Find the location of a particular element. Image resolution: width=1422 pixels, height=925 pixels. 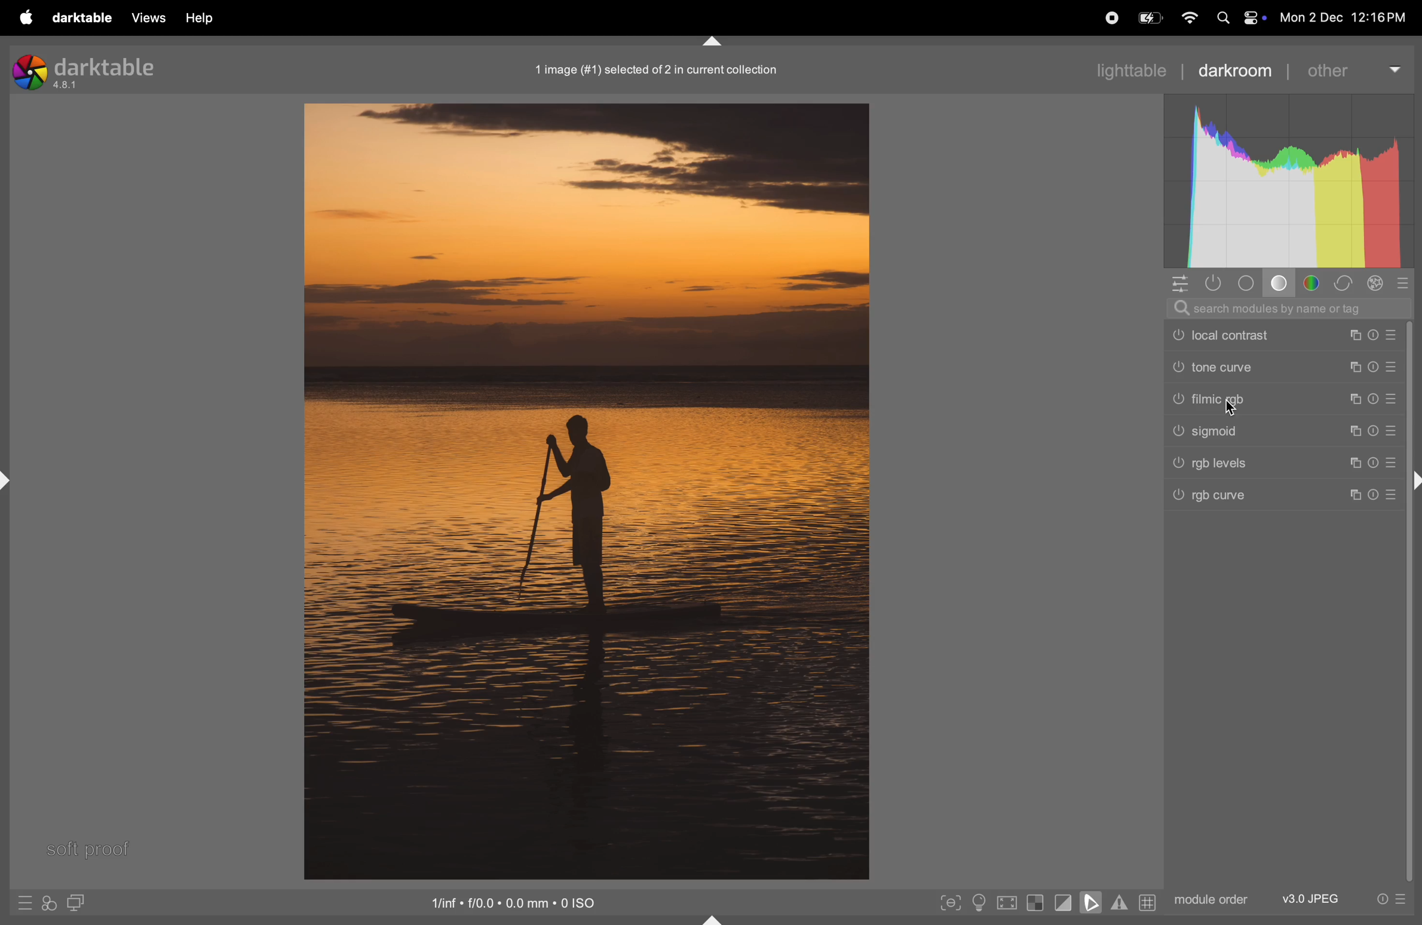

show active modules only is located at coordinates (1215, 283).